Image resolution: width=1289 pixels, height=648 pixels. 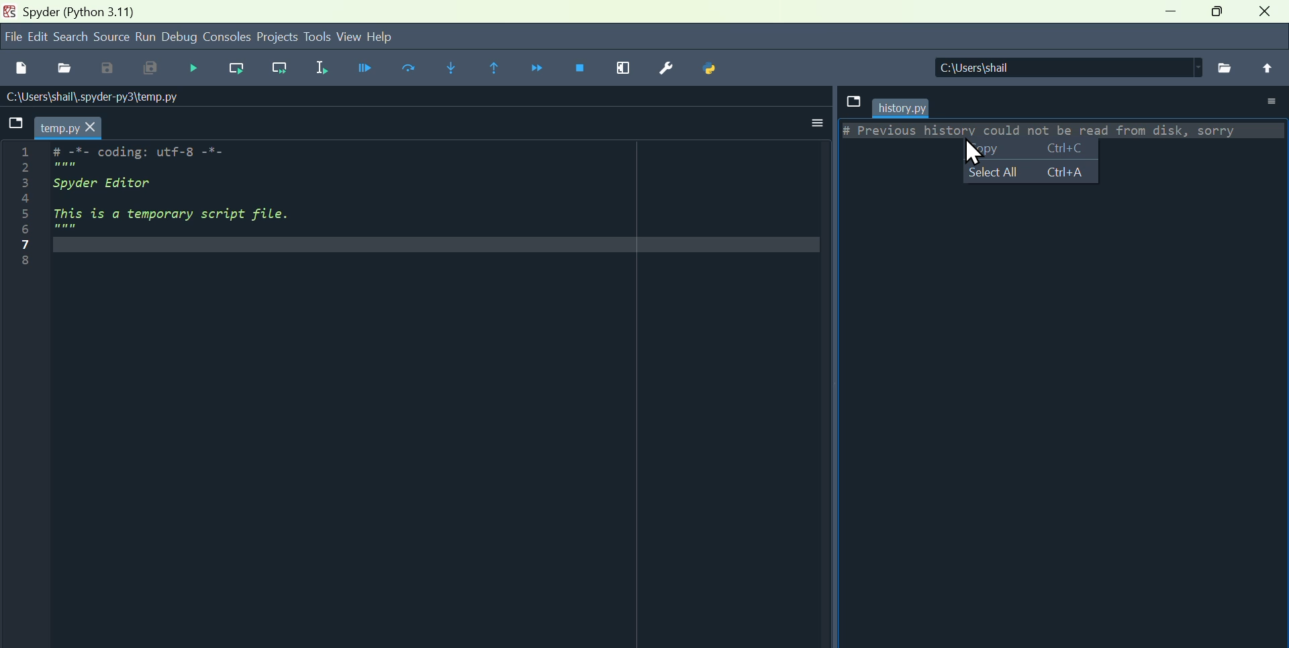 I want to click on PYTHONPATH manager, so click(x=714, y=66).